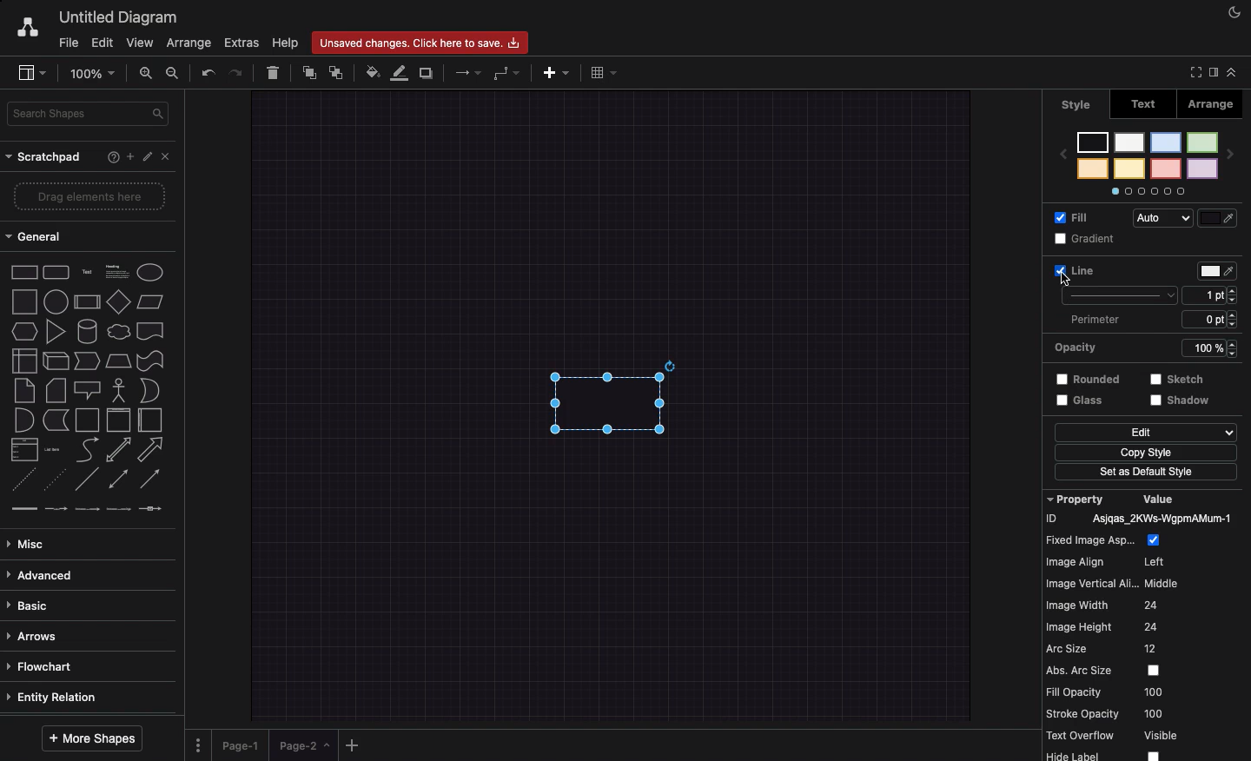 The width and height of the screenshot is (1251, 761). Describe the element at coordinates (24, 271) in the screenshot. I see `rectangle` at that location.